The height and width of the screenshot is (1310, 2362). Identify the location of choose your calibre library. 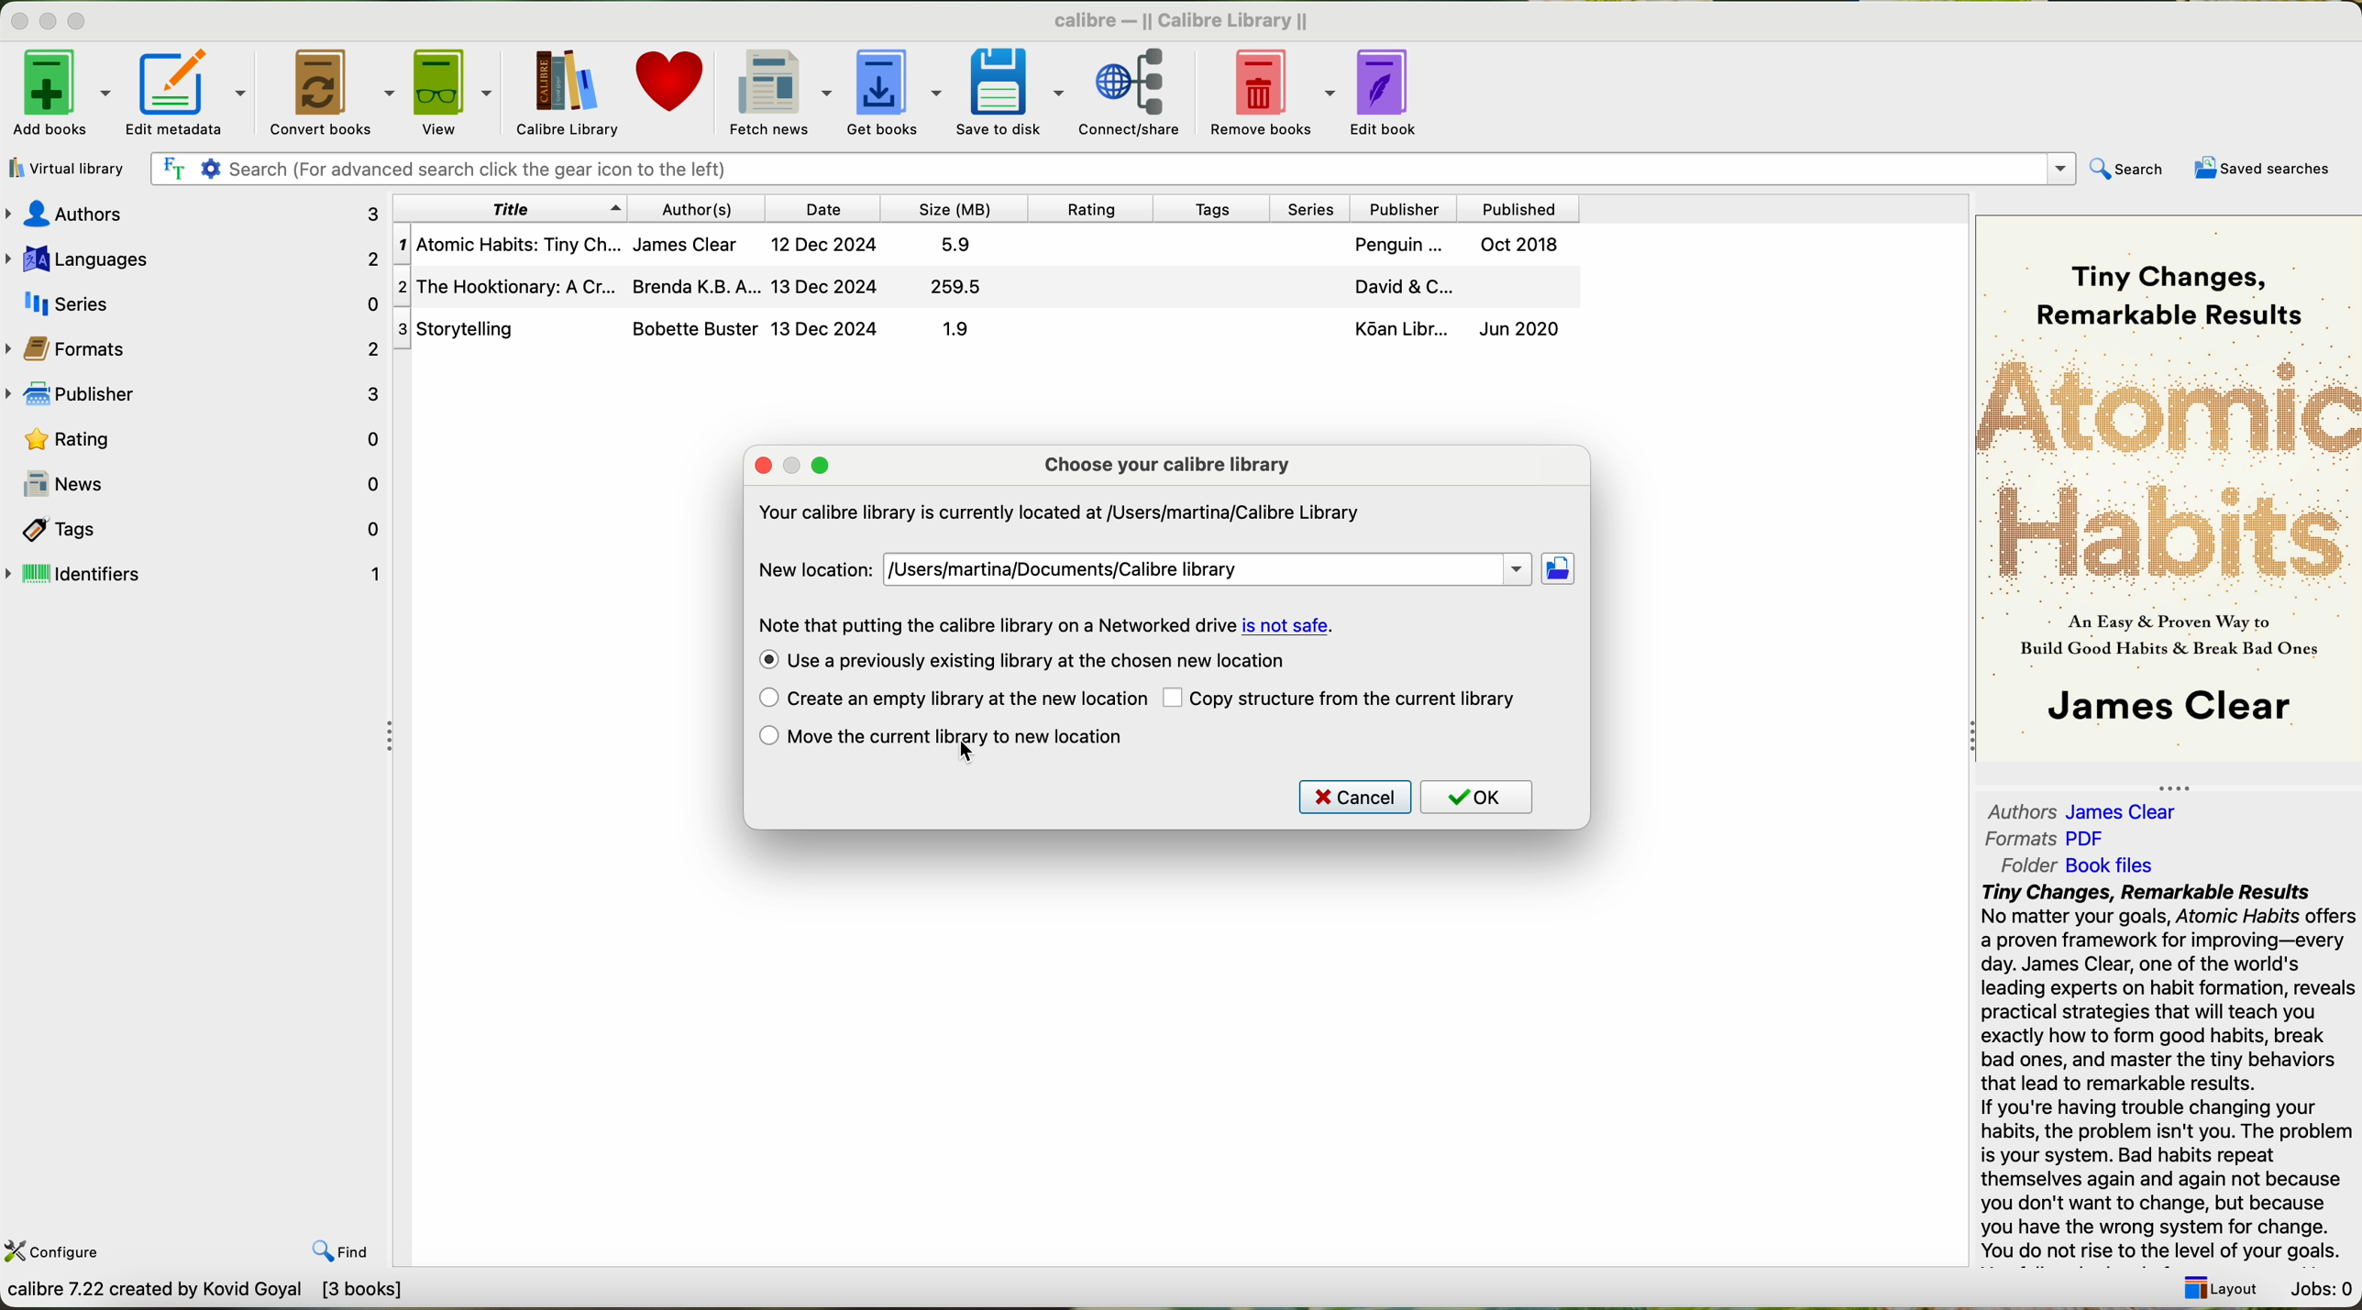
(1167, 464).